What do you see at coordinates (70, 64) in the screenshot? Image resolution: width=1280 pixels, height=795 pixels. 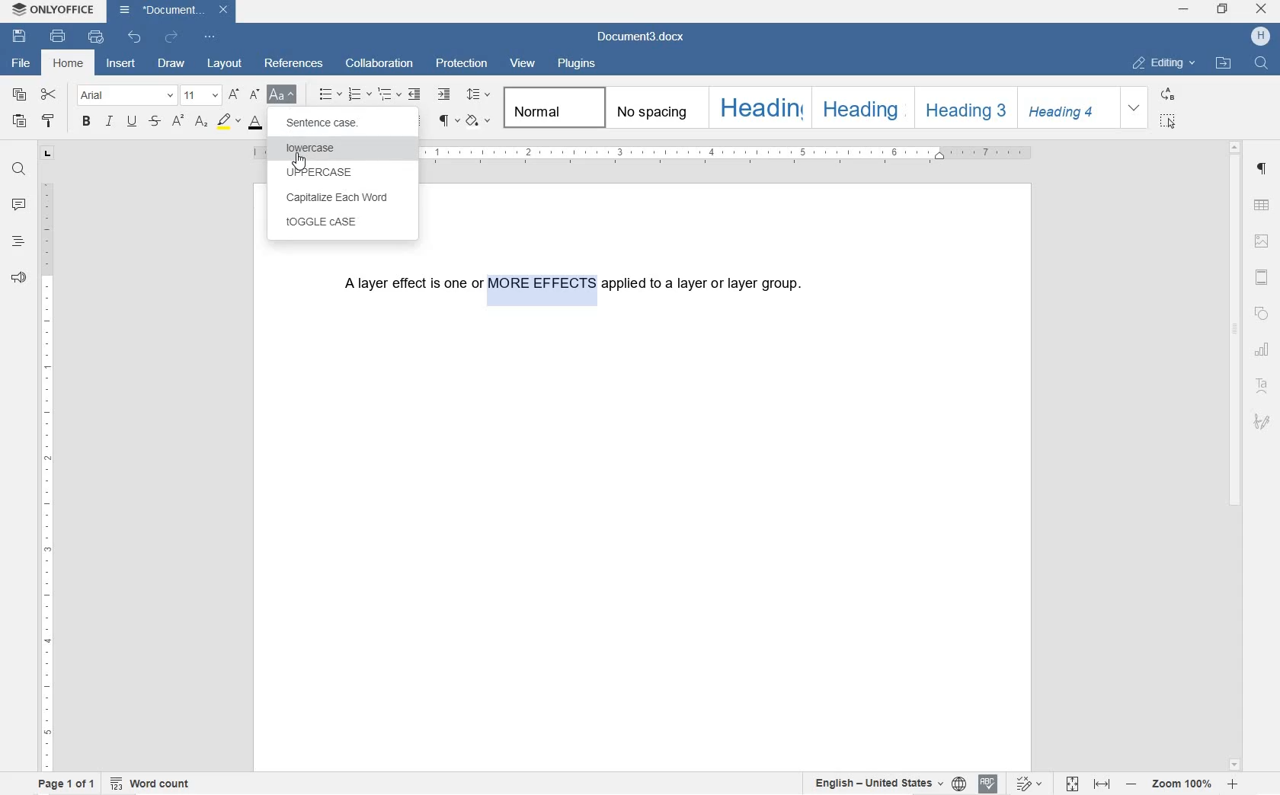 I see `HOME` at bounding box center [70, 64].